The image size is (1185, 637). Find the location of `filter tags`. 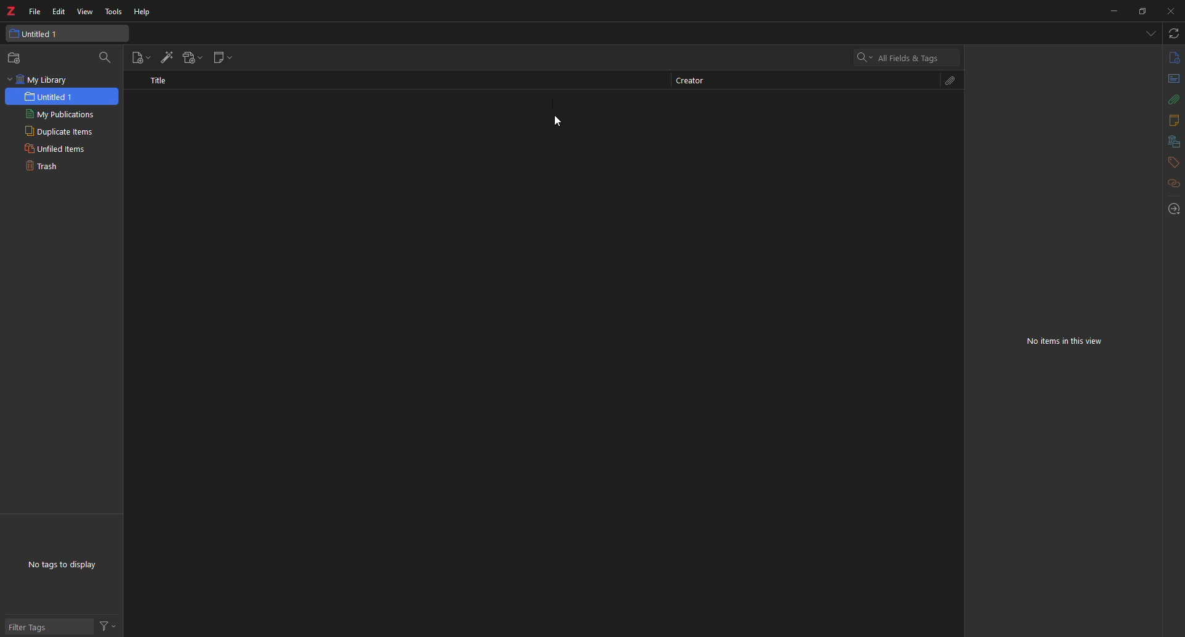

filter tags is located at coordinates (33, 622).